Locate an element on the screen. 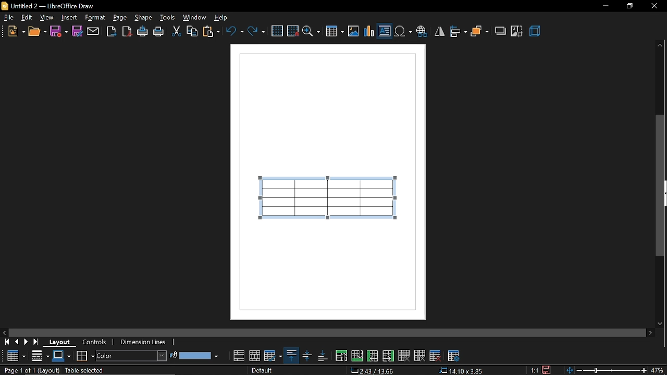  go to first page is located at coordinates (5, 342).